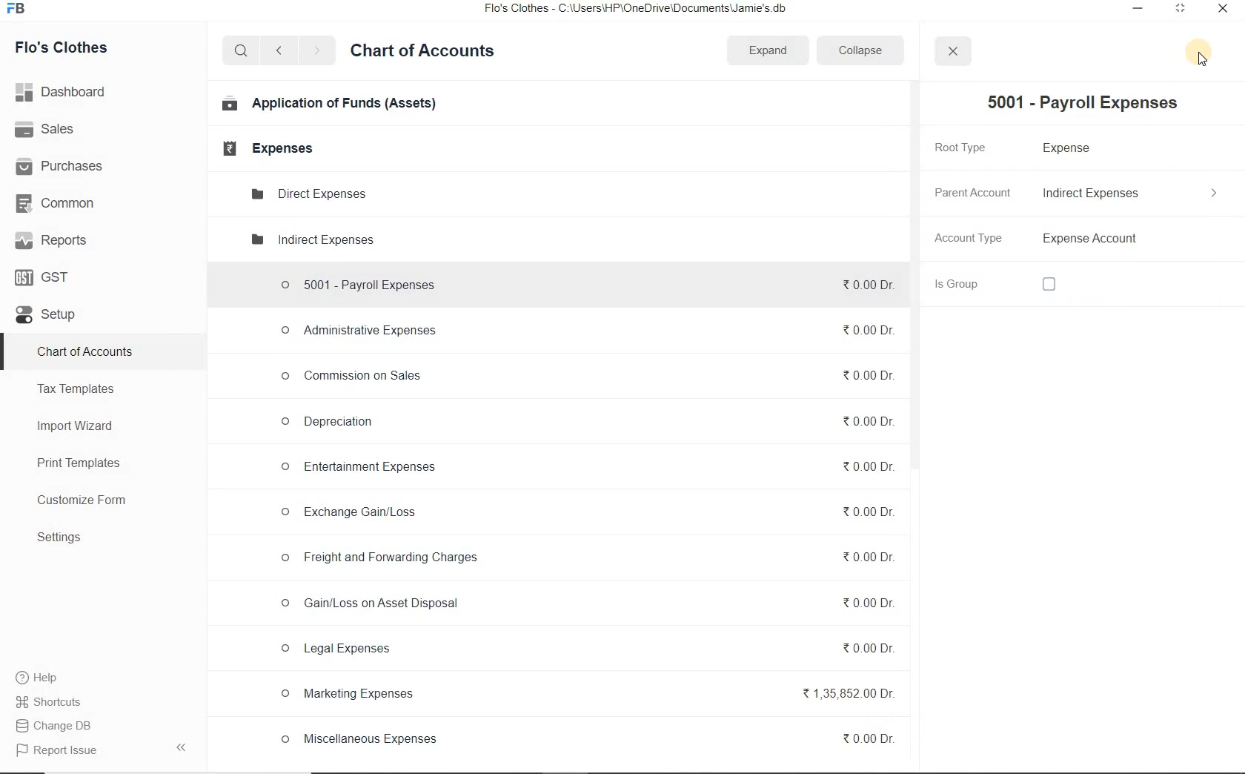 Image resolution: width=1245 pixels, height=774 pixels. What do you see at coordinates (585, 606) in the screenshot?
I see `© Gain/Loss on Asset Disposal %0.00Dr.` at bounding box center [585, 606].